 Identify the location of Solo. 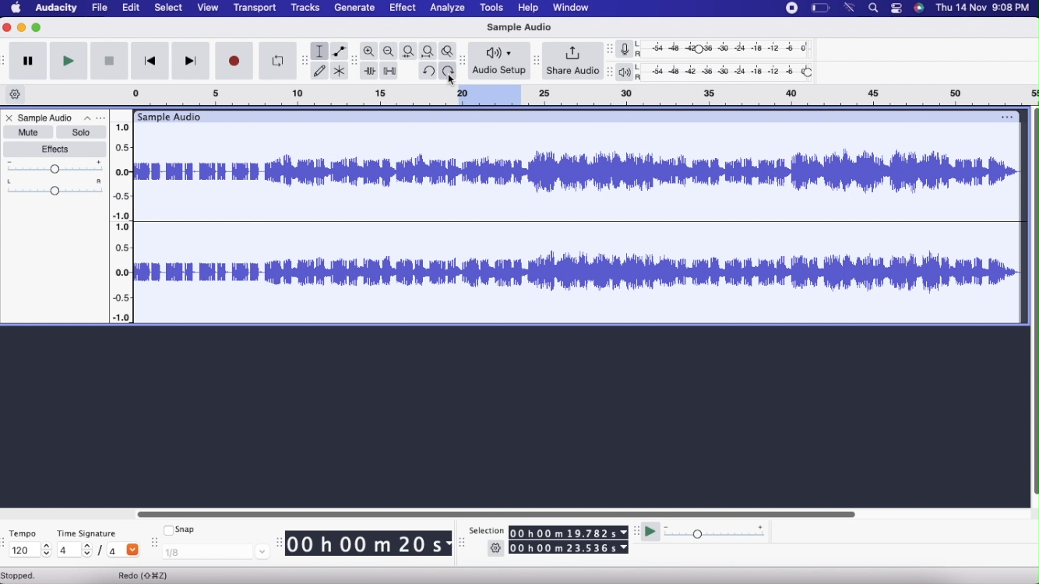
(82, 132).